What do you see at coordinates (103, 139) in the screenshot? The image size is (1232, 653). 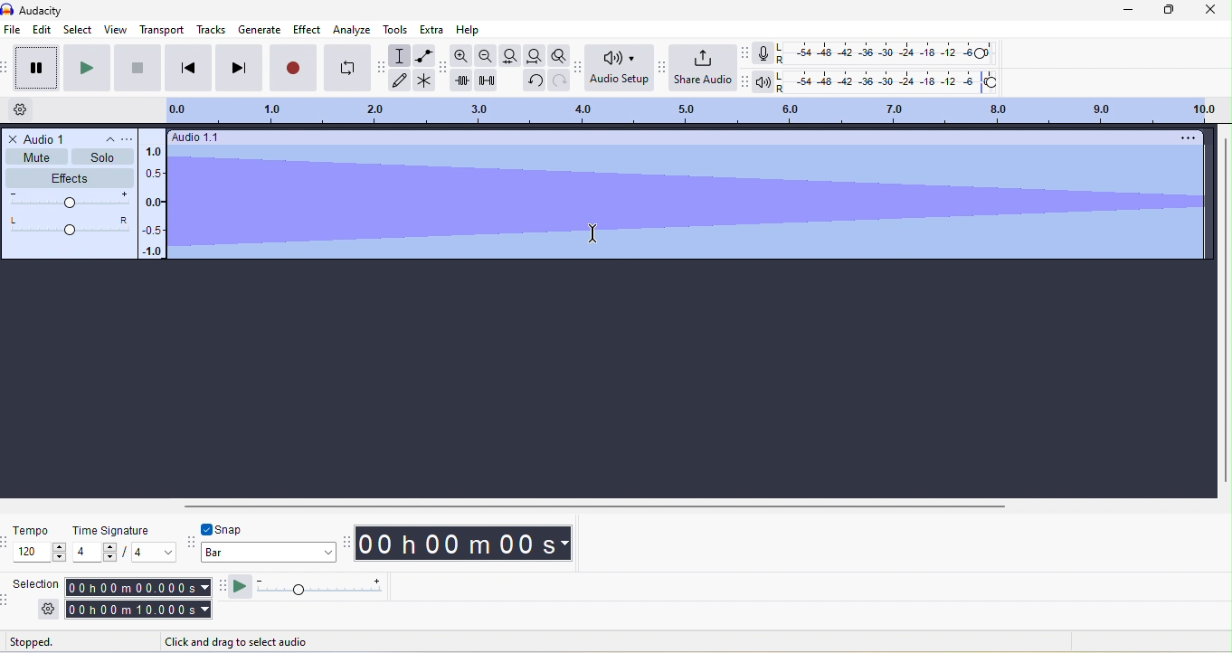 I see `collapse` at bounding box center [103, 139].